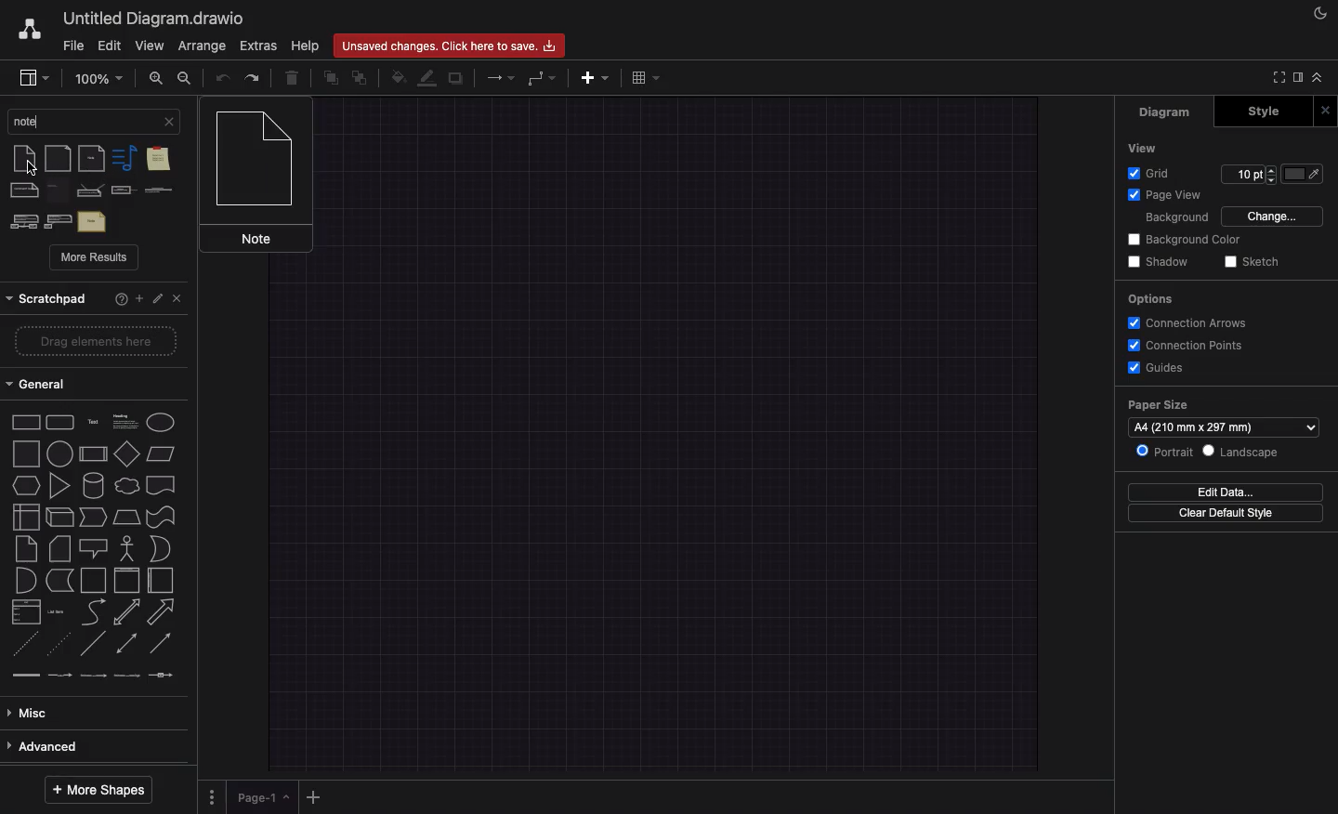 This screenshot has width=1338, height=814. What do you see at coordinates (26, 486) in the screenshot?
I see `hexagon` at bounding box center [26, 486].